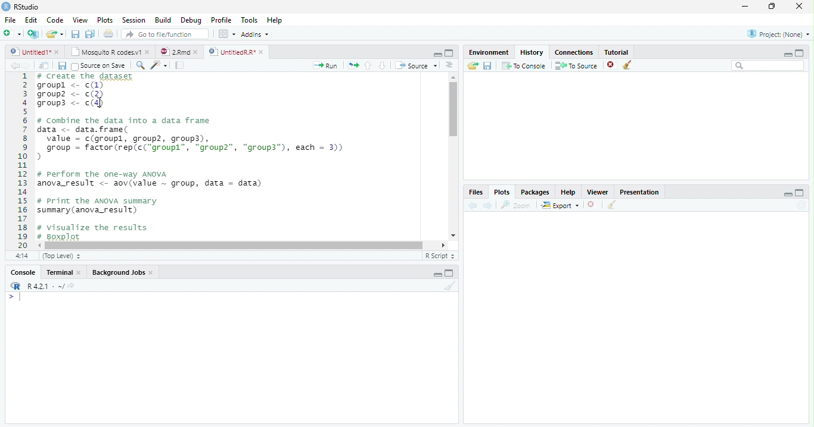 The image size is (814, 427). I want to click on Edit, so click(30, 20).